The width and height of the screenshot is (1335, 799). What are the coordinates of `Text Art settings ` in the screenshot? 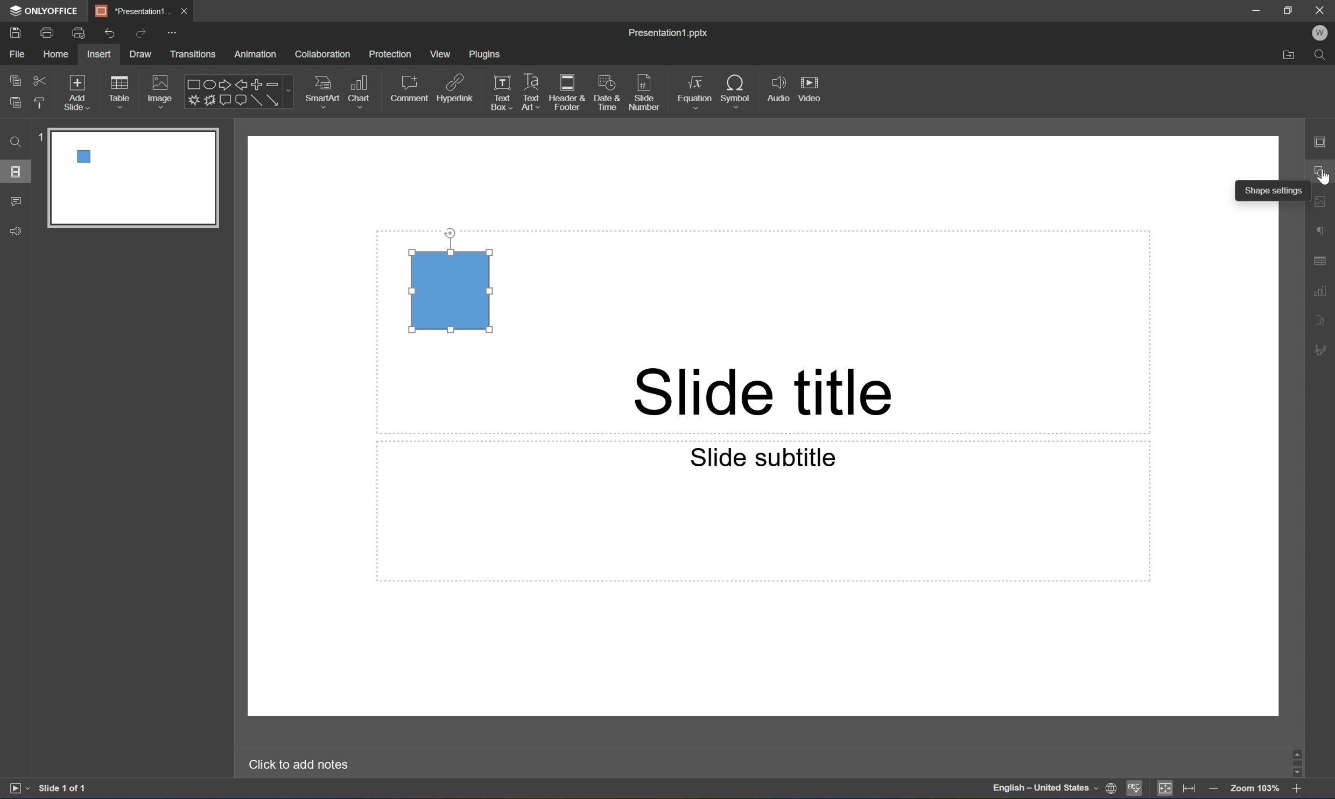 It's located at (1323, 318).